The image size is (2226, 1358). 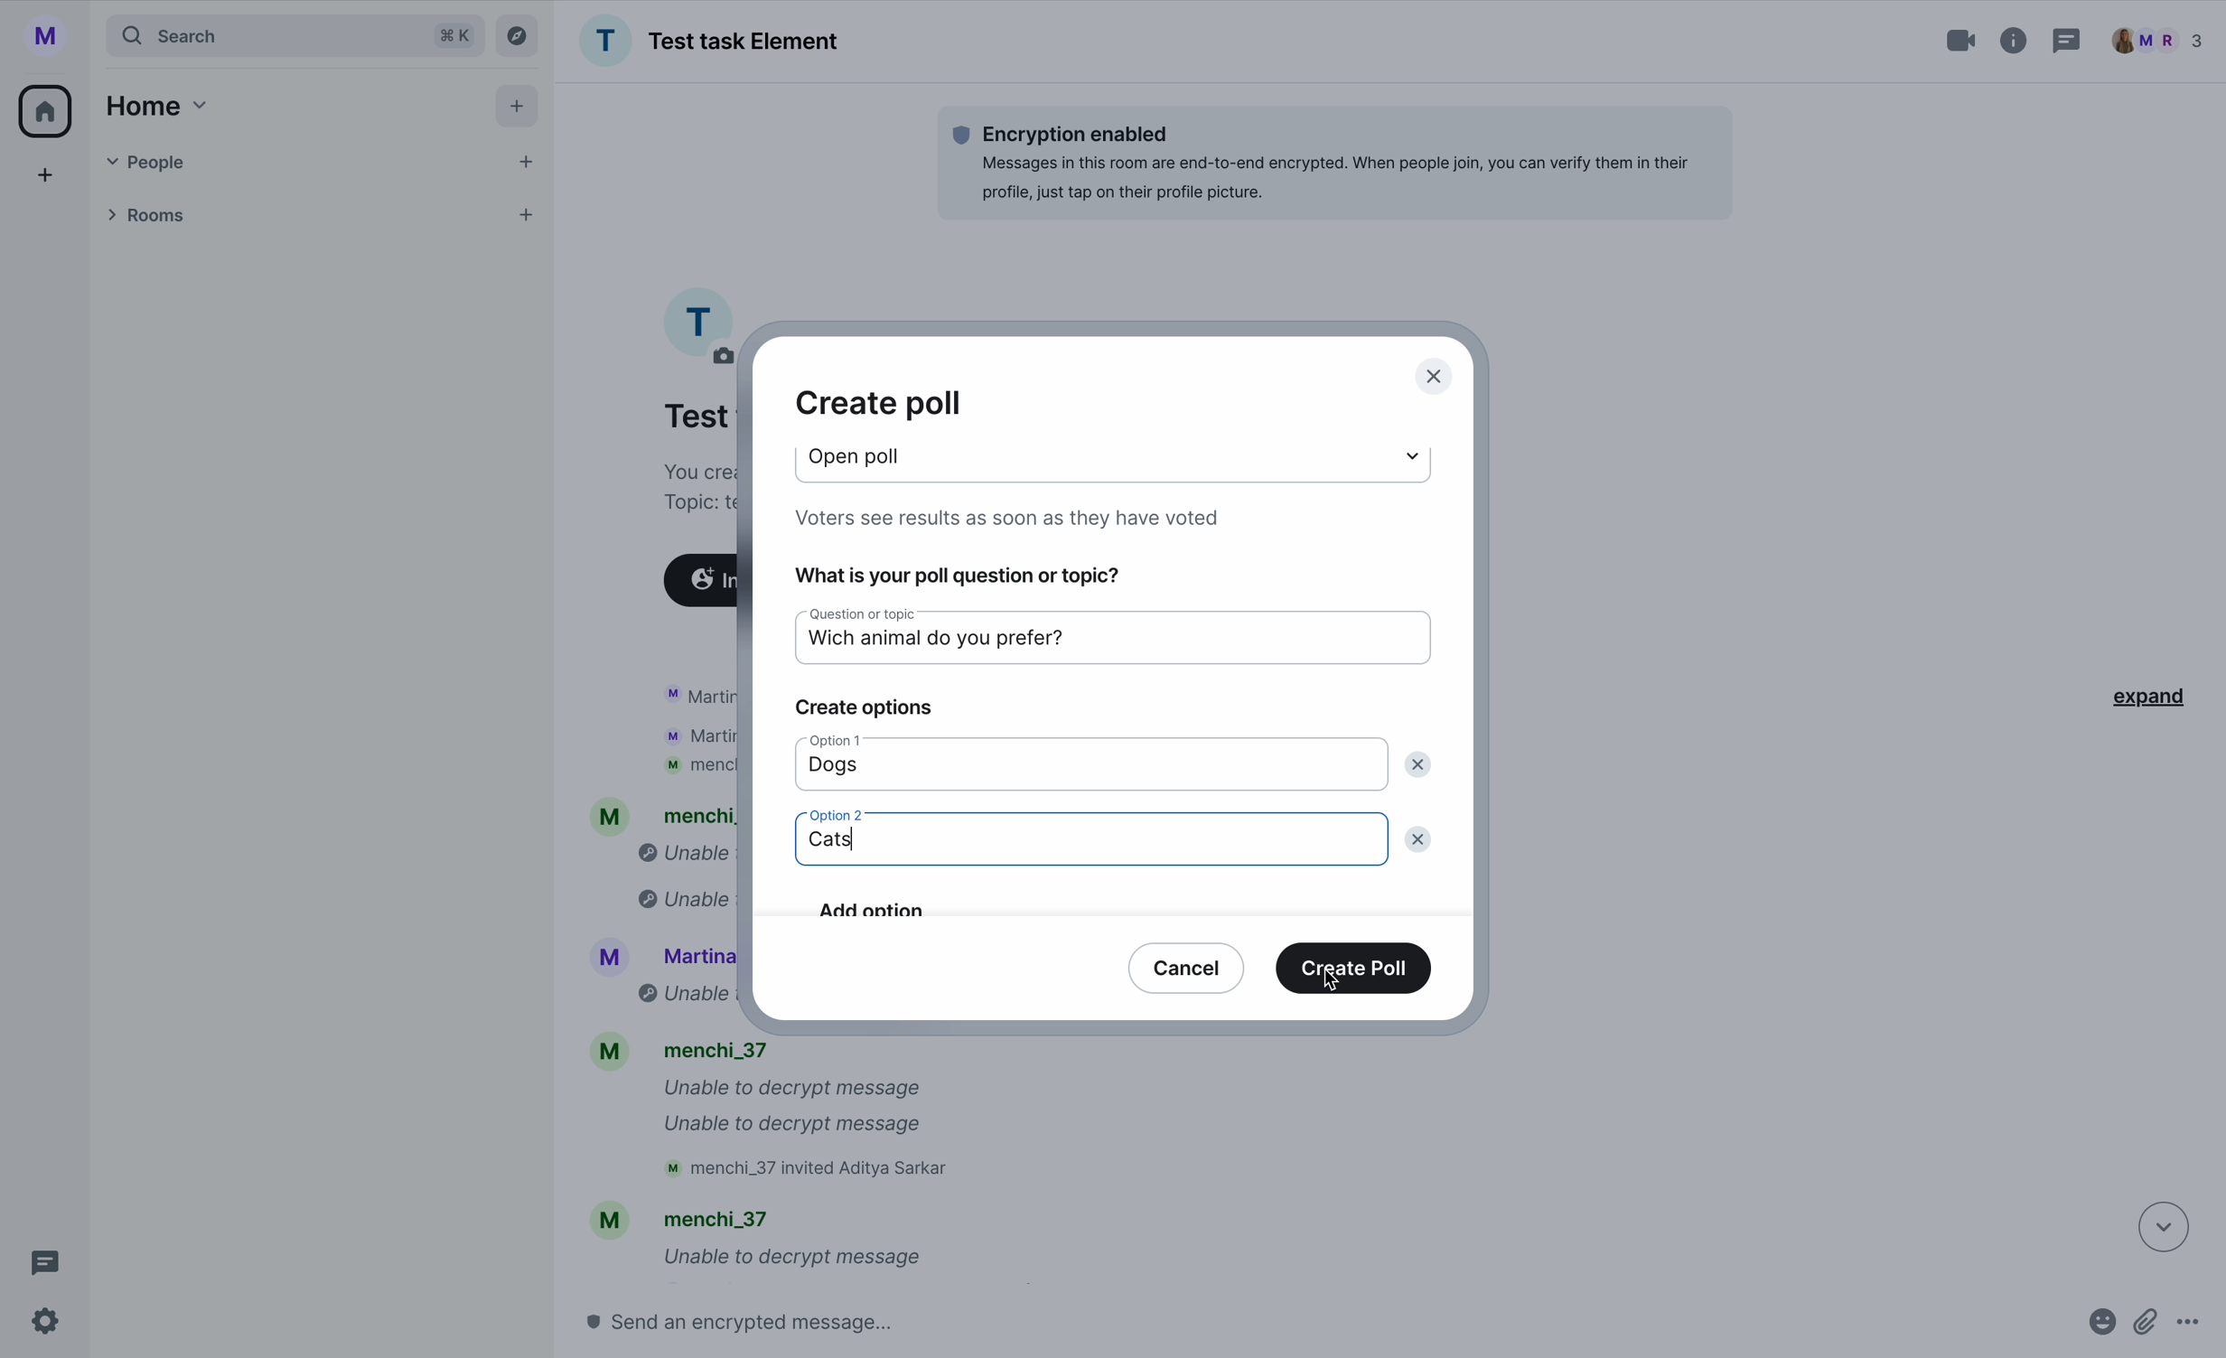 I want to click on Voters see results as soon as they have voted, so click(x=1023, y=519).